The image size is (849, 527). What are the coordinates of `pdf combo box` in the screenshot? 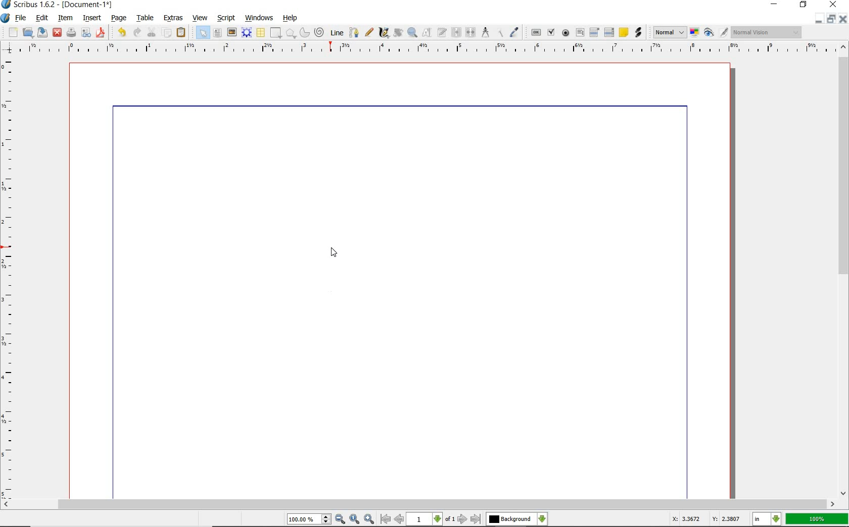 It's located at (595, 32).